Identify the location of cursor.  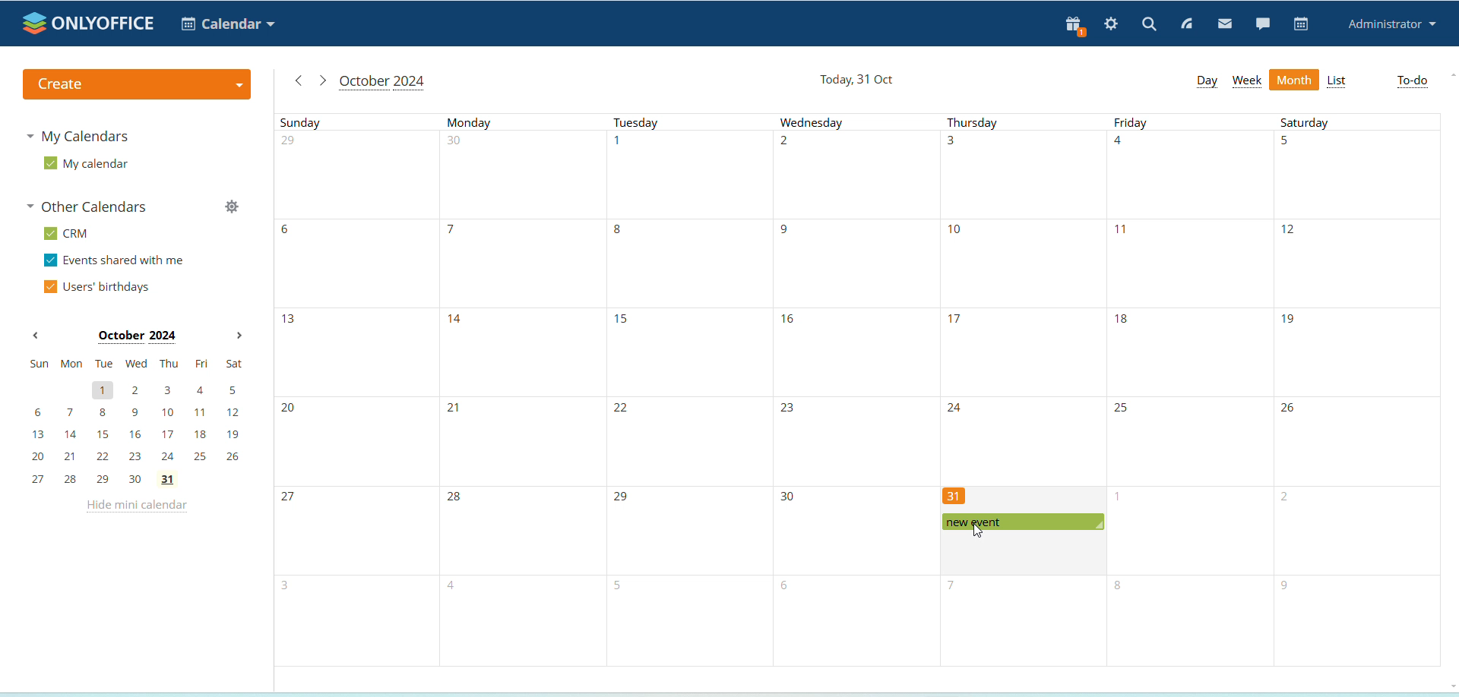
(979, 531).